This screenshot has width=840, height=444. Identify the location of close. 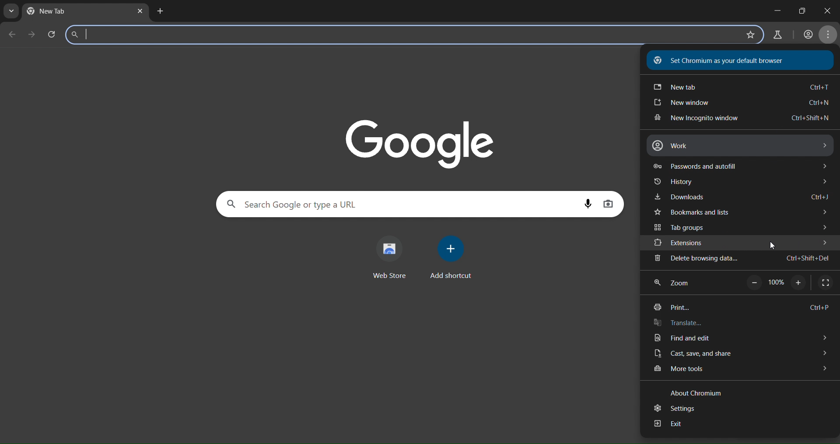
(830, 8).